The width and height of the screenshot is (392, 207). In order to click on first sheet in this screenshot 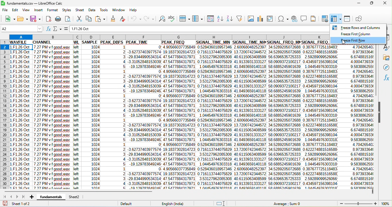, I will do `click(5, 197)`.